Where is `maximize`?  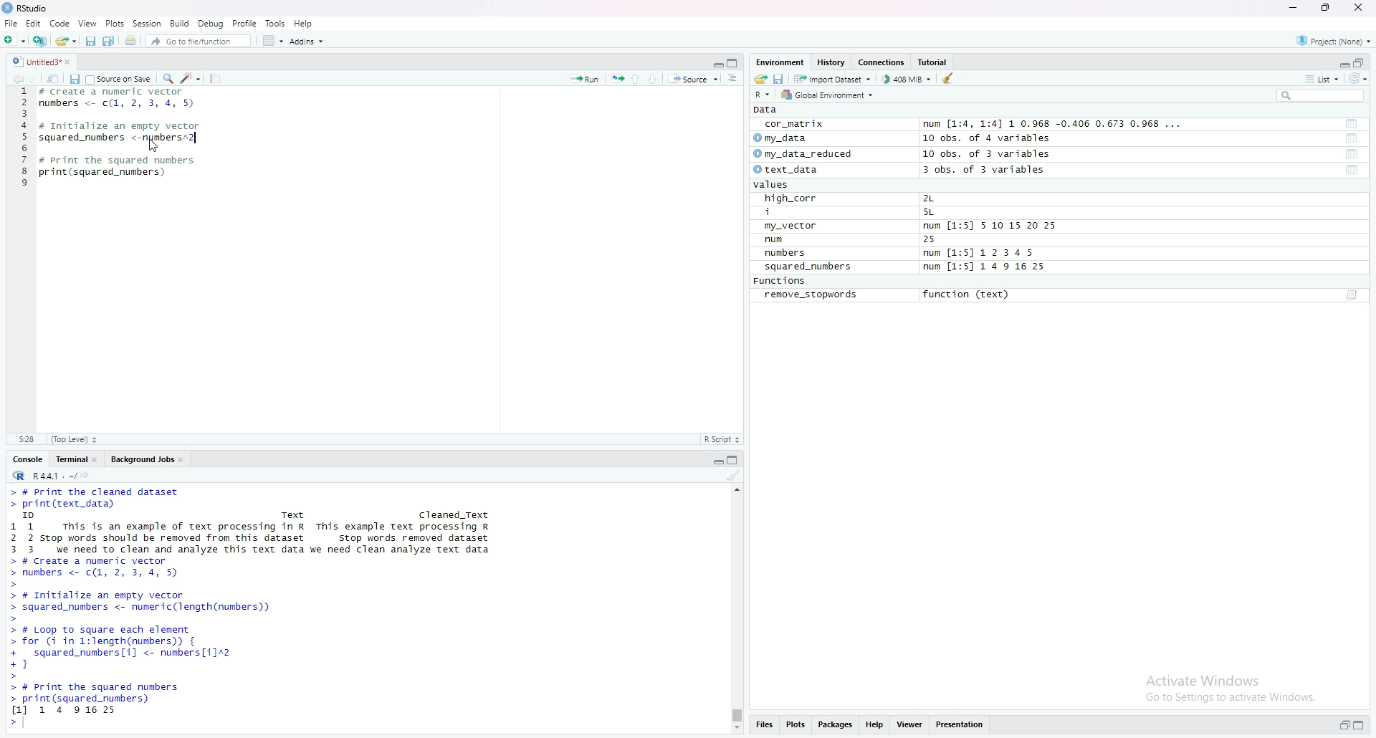 maximize is located at coordinates (1327, 8).